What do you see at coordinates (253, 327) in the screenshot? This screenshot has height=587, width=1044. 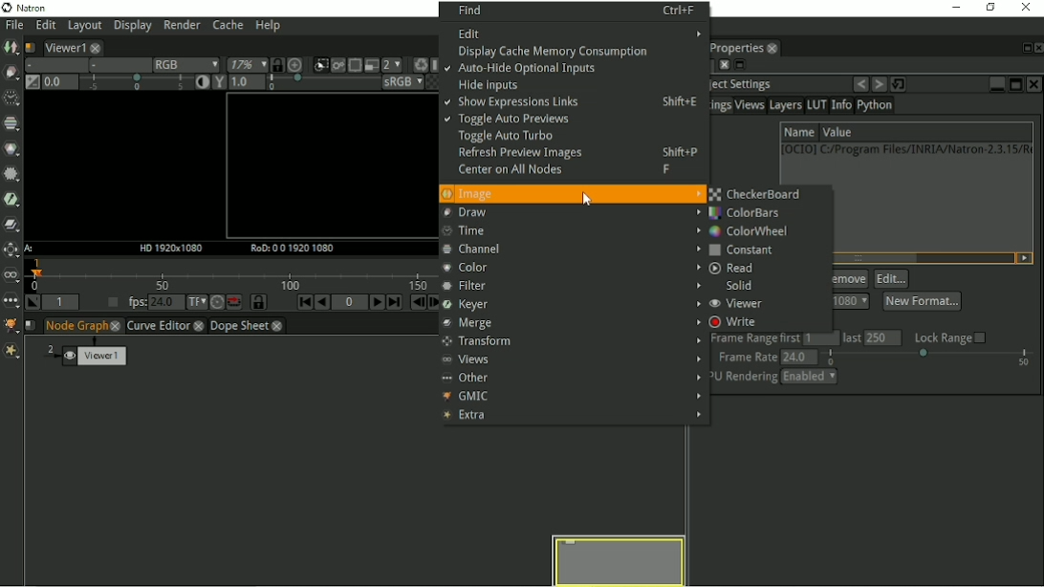 I see `Dope sheet` at bounding box center [253, 327].